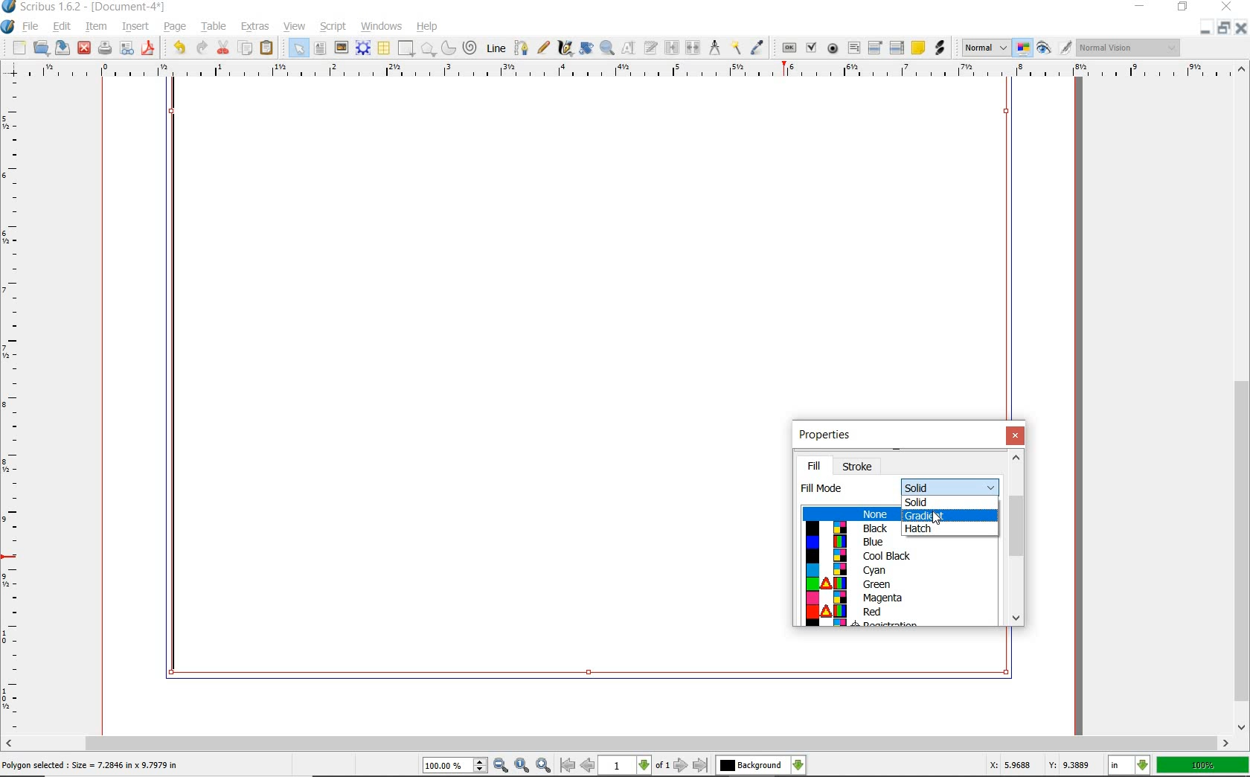  I want to click on image frame, so click(342, 49).